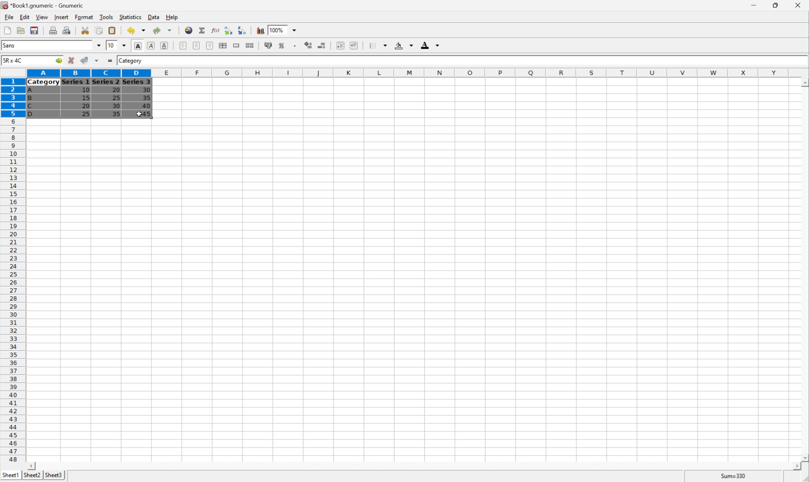  I want to click on D, so click(34, 114).